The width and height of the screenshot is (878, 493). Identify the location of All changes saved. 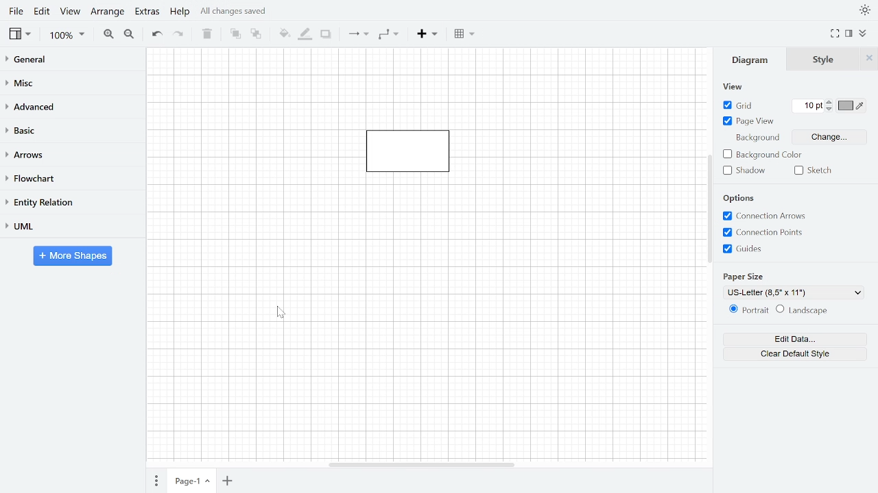
(241, 13).